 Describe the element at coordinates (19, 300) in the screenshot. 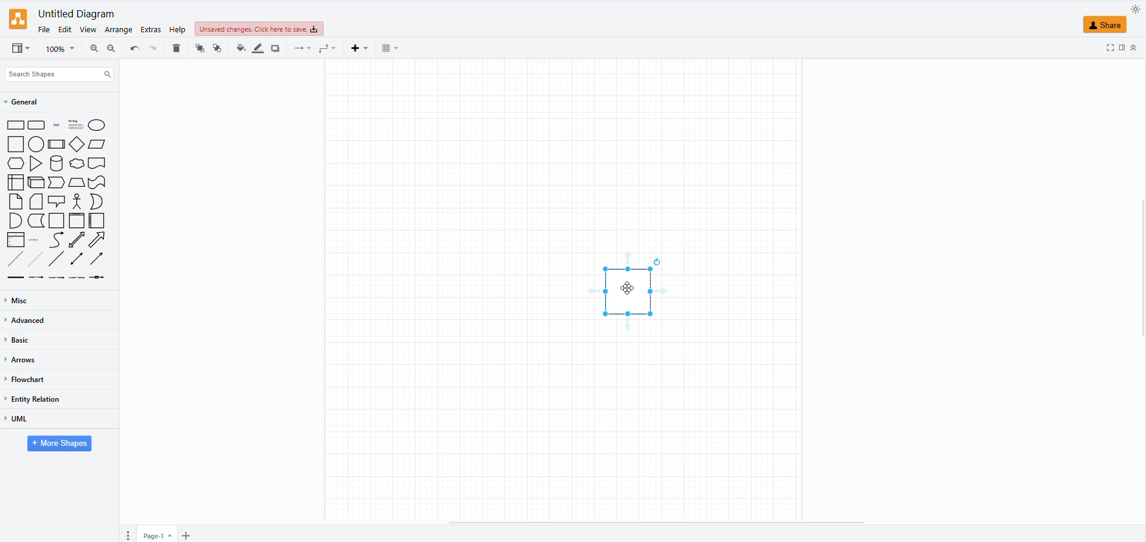

I see `misc` at that location.